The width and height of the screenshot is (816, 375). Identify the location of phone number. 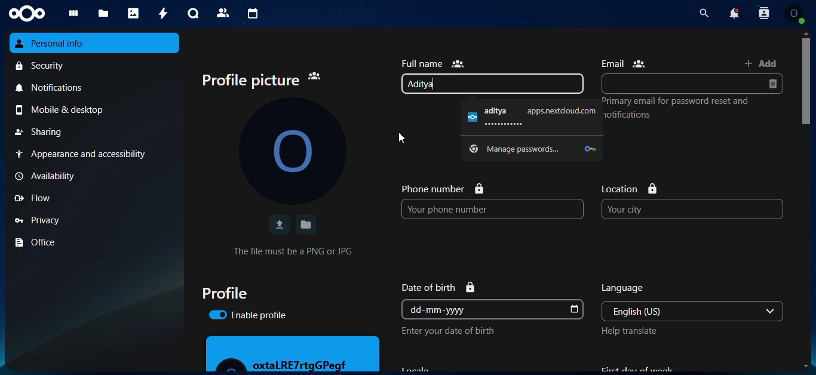
(443, 188).